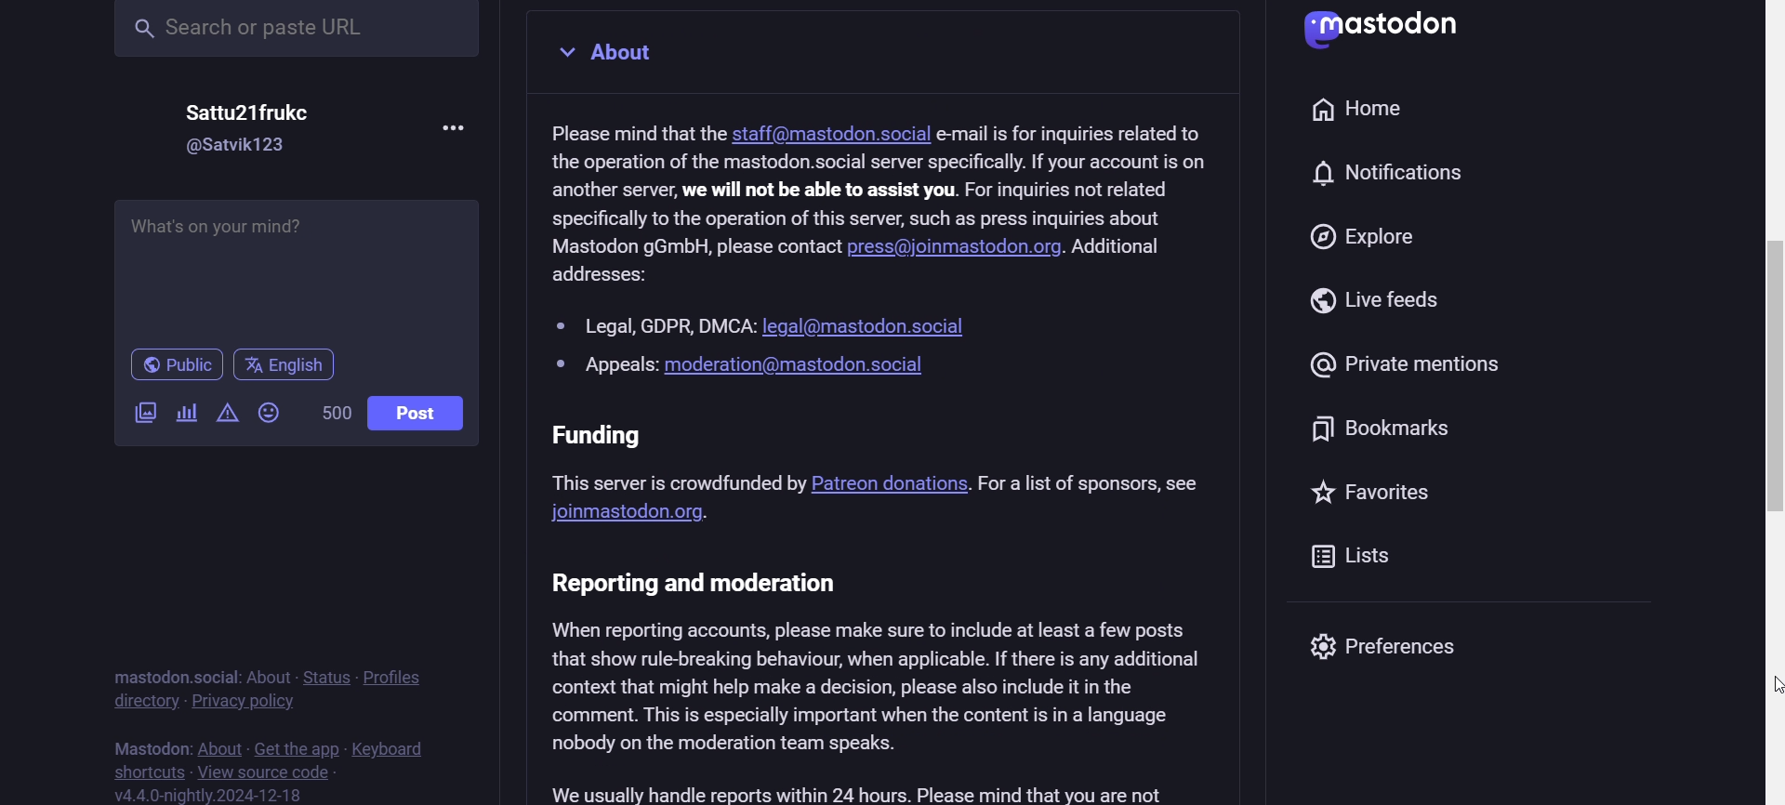 The image size is (1785, 805). What do you see at coordinates (331, 678) in the screenshot?
I see `status` at bounding box center [331, 678].